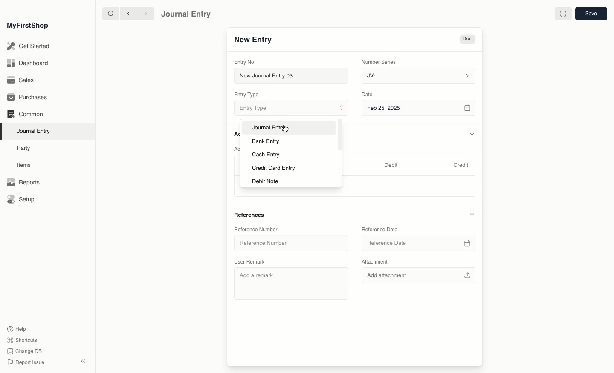 This screenshot has height=373, width=614. What do you see at coordinates (252, 261) in the screenshot?
I see `User Remark` at bounding box center [252, 261].